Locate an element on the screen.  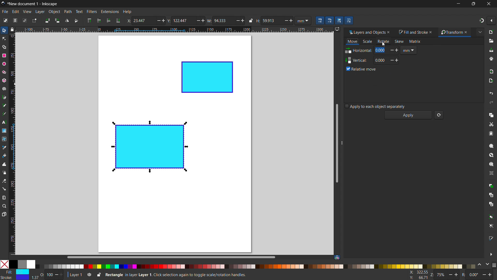
toggle selection box is located at coordinates (34, 21).